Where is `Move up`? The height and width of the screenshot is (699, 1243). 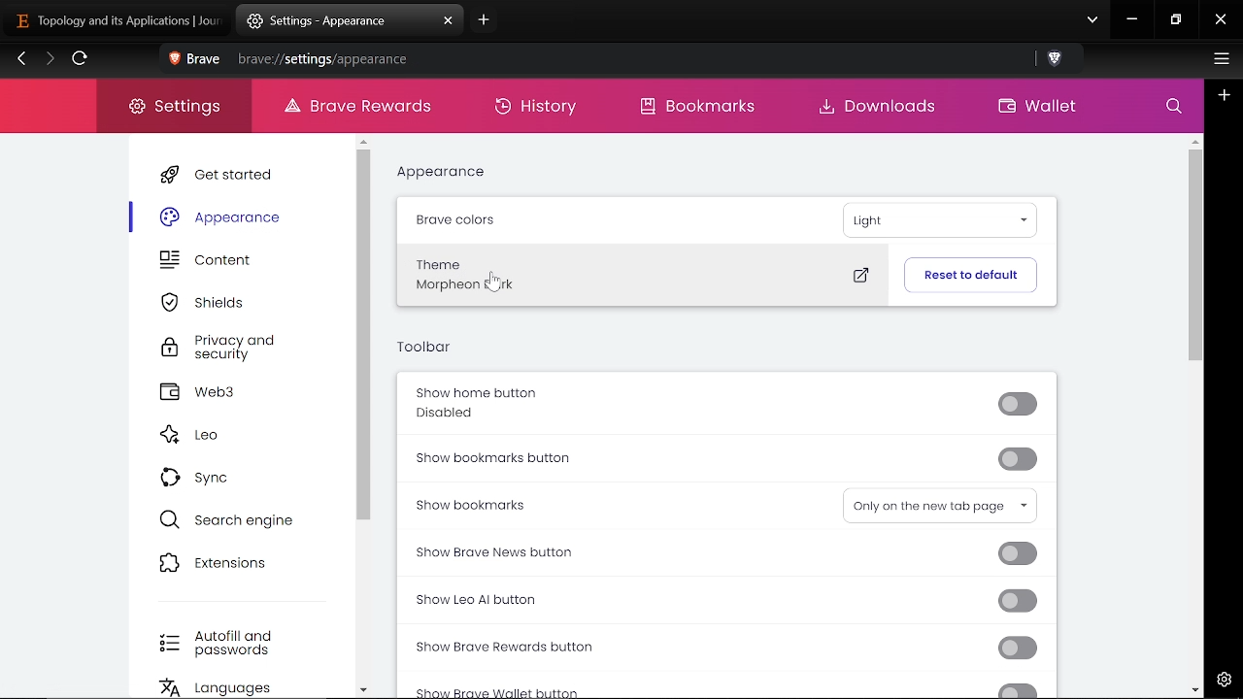 Move up is located at coordinates (363, 143).